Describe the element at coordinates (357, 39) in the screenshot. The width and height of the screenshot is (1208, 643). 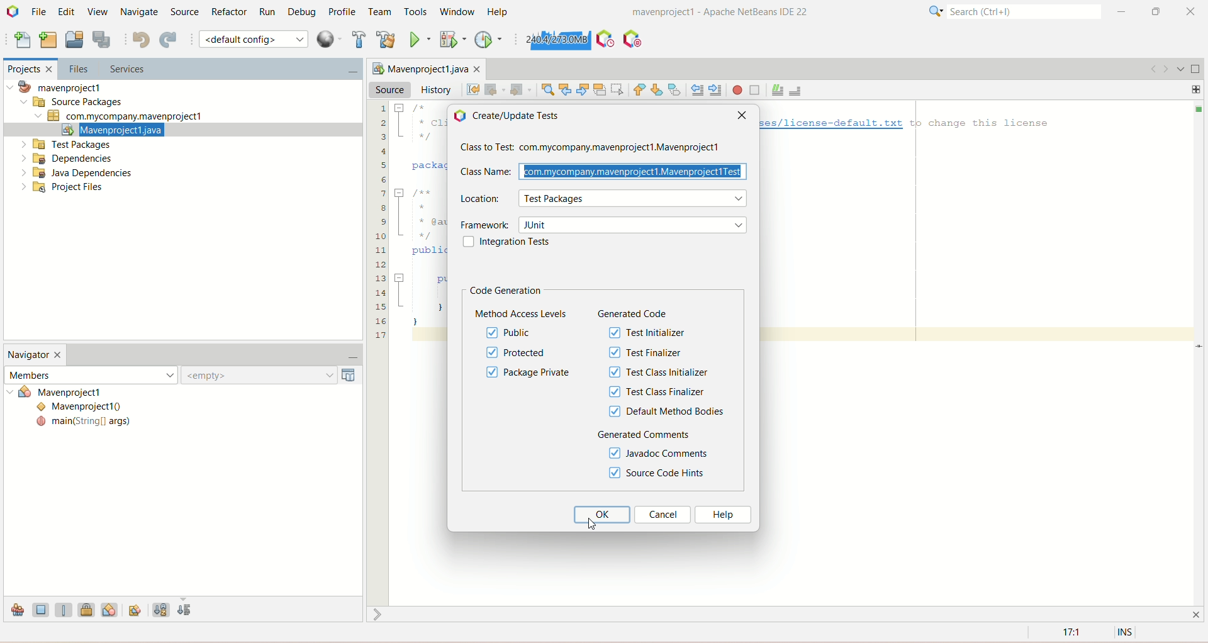
I see `build project` at that location.